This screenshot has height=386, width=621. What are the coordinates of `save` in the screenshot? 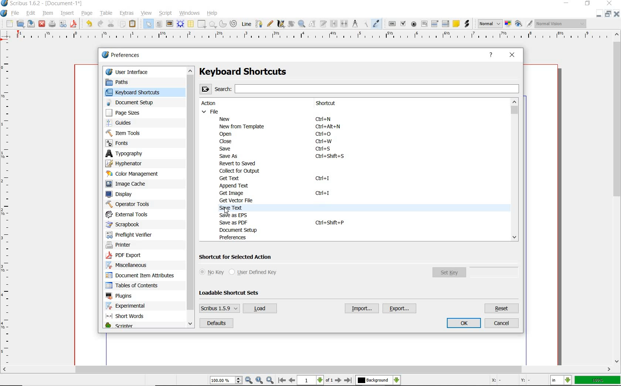 It's located at (30, 24).